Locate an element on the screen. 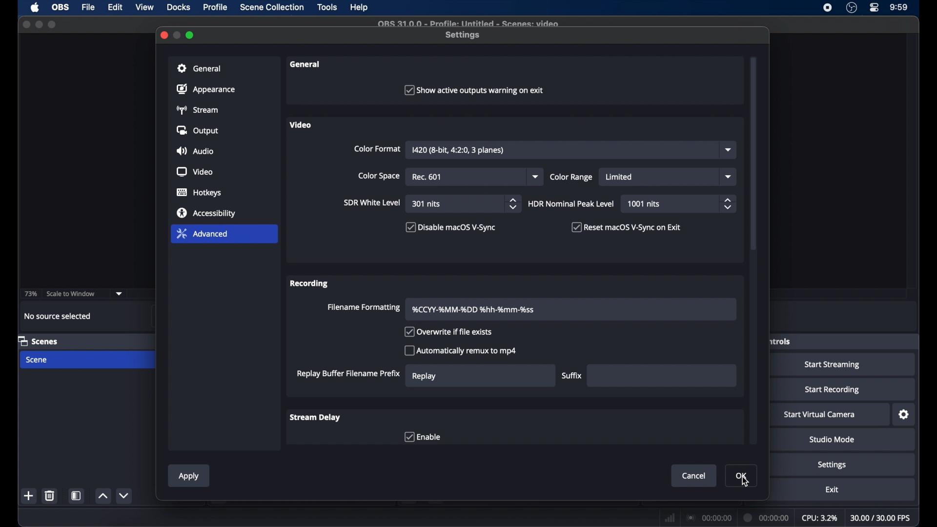  recording is located at coordinates (309, 284).